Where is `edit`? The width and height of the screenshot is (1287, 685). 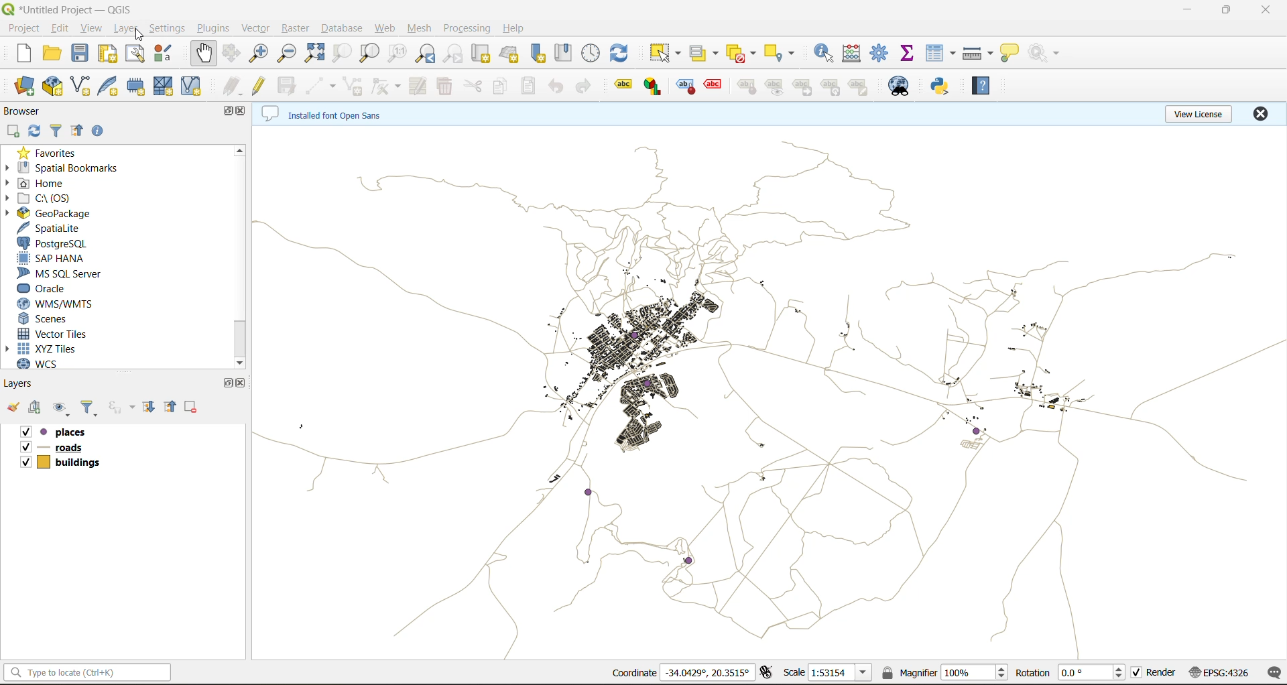
edit is located at coordinates (61, 29).